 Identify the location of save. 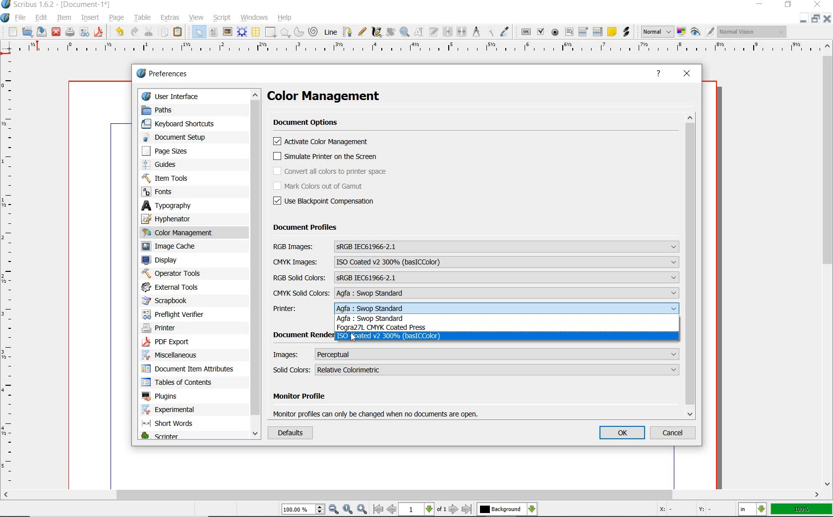
(42, 32).